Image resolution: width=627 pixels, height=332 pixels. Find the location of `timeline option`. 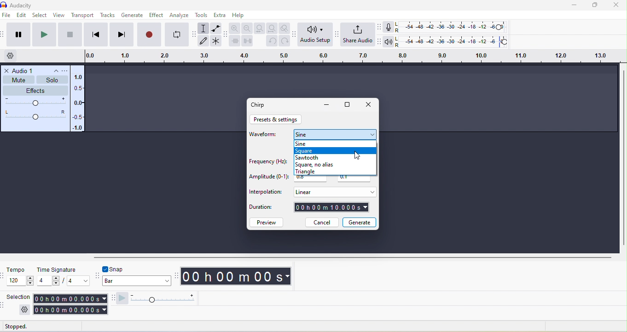

timeline option is located at coordinates (14, 56).